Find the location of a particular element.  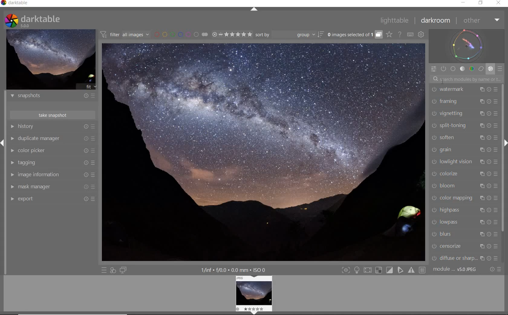

hide bottom menu (shift+ctrl+b) is located at coordinates (256, 313).